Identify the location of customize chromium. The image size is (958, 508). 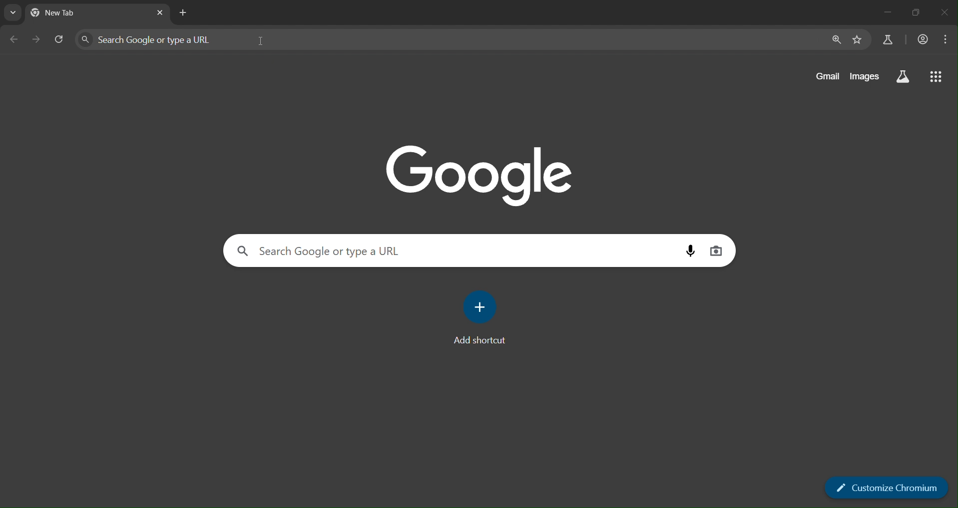
(881, 490).